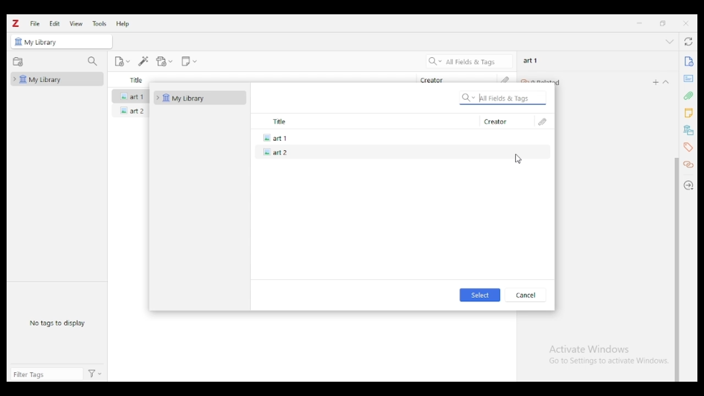  Describe the element at coordinates (505, 122) in the screenshot. I see `creator` at that location.